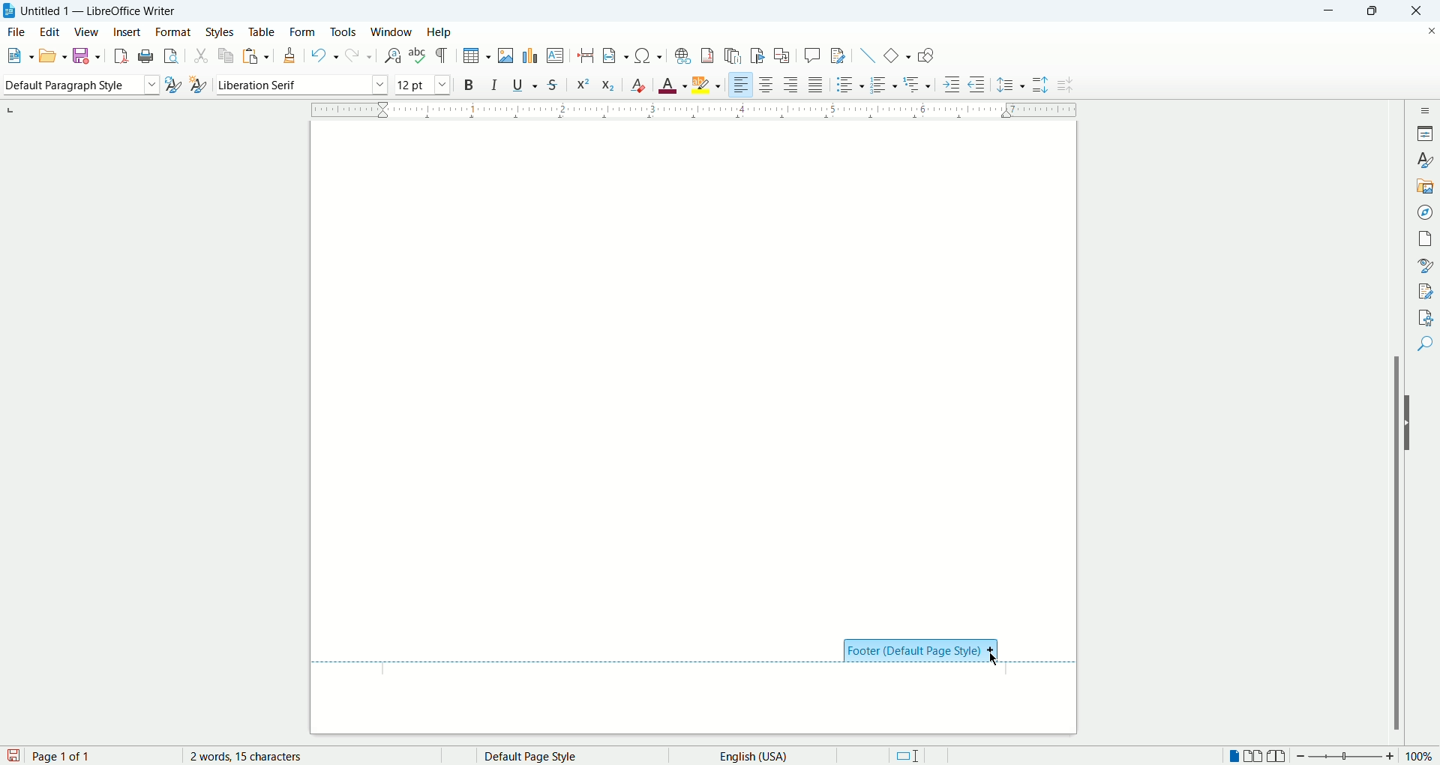  Describe the element at coordinates (812, 55) in the screenshot. I see `insert comment` at that location.